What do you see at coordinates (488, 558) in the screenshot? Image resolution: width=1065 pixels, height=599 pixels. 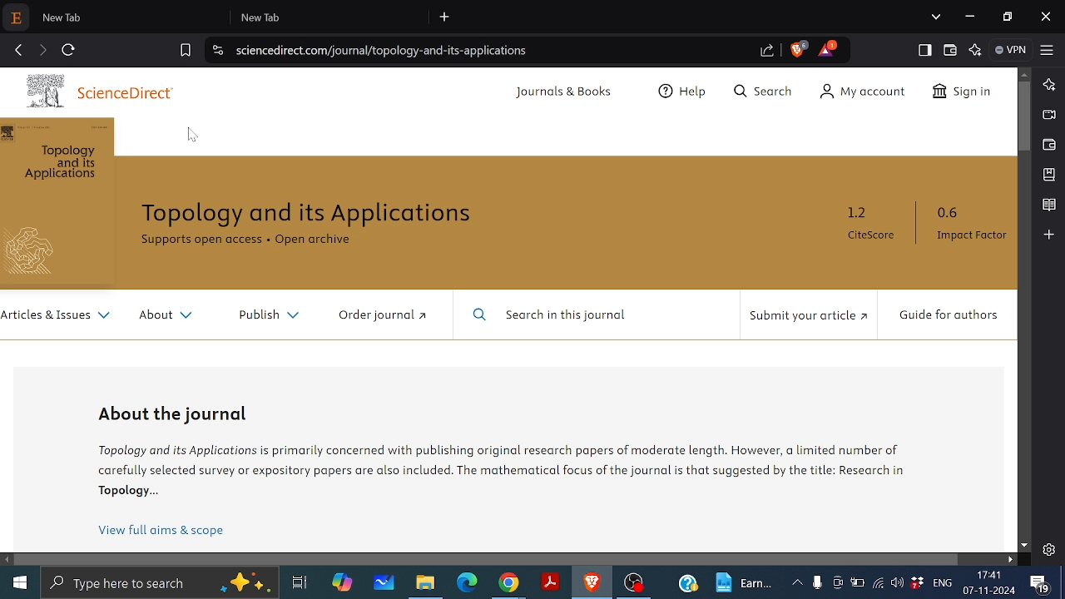 I see `horizontal sidebar` at bounding box center [488, 558].